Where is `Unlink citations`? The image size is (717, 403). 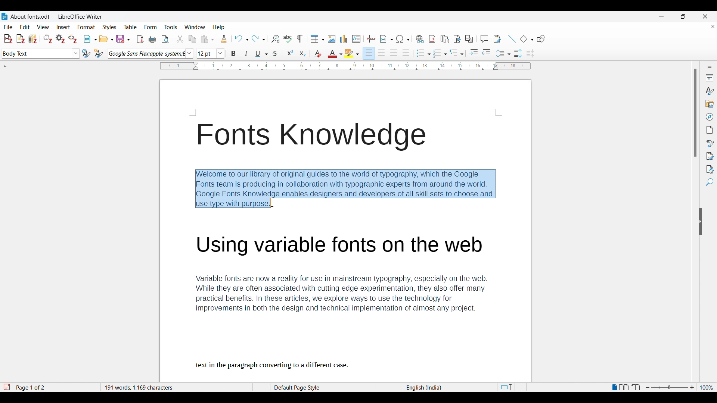
Unlink citations is located at coordinates (72, 39).